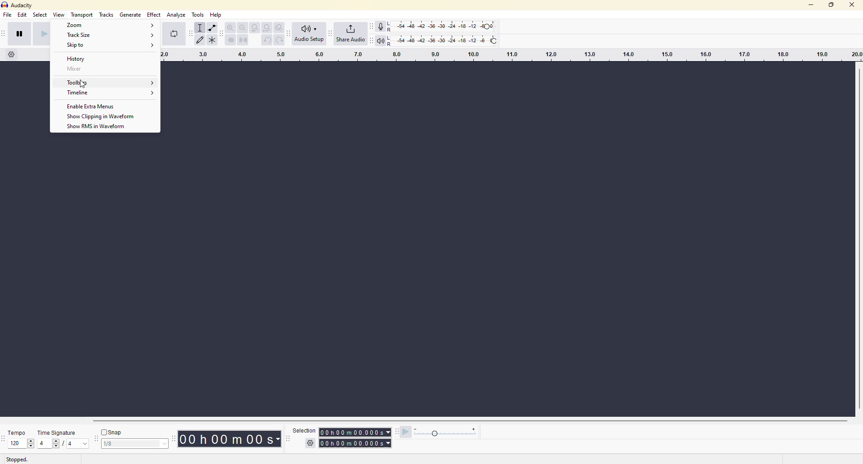 This screenshot has height=464, width=863. I want to click on History, so click(98, 59).